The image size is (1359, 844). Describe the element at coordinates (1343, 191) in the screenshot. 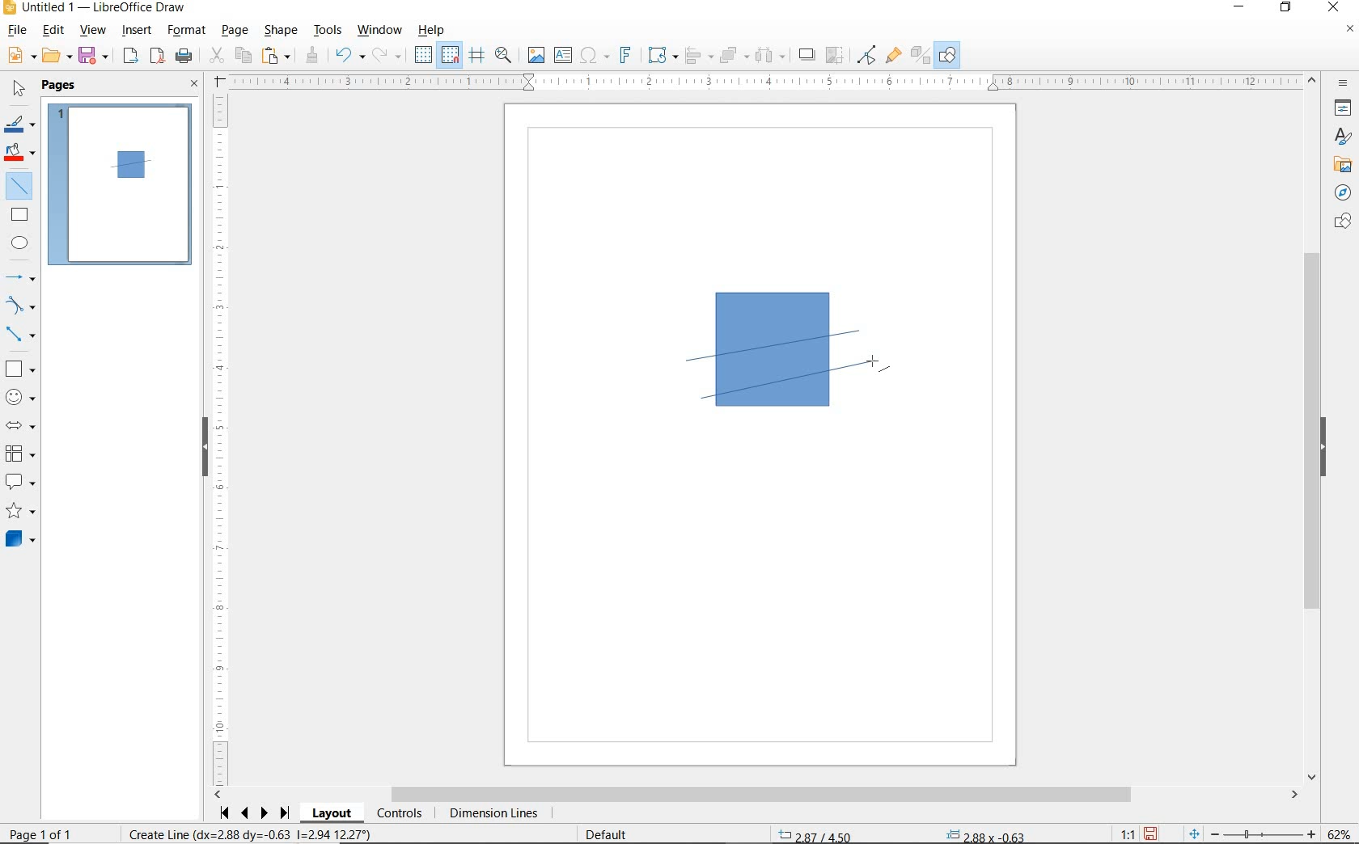

I see `NAVIGATOR` at that location.